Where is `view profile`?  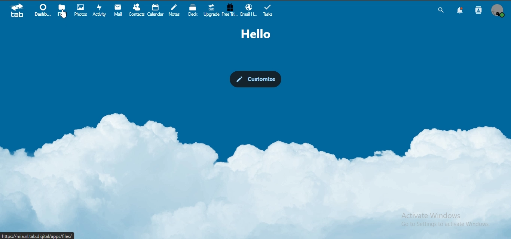
view profile is located at coordinates (499, 10).